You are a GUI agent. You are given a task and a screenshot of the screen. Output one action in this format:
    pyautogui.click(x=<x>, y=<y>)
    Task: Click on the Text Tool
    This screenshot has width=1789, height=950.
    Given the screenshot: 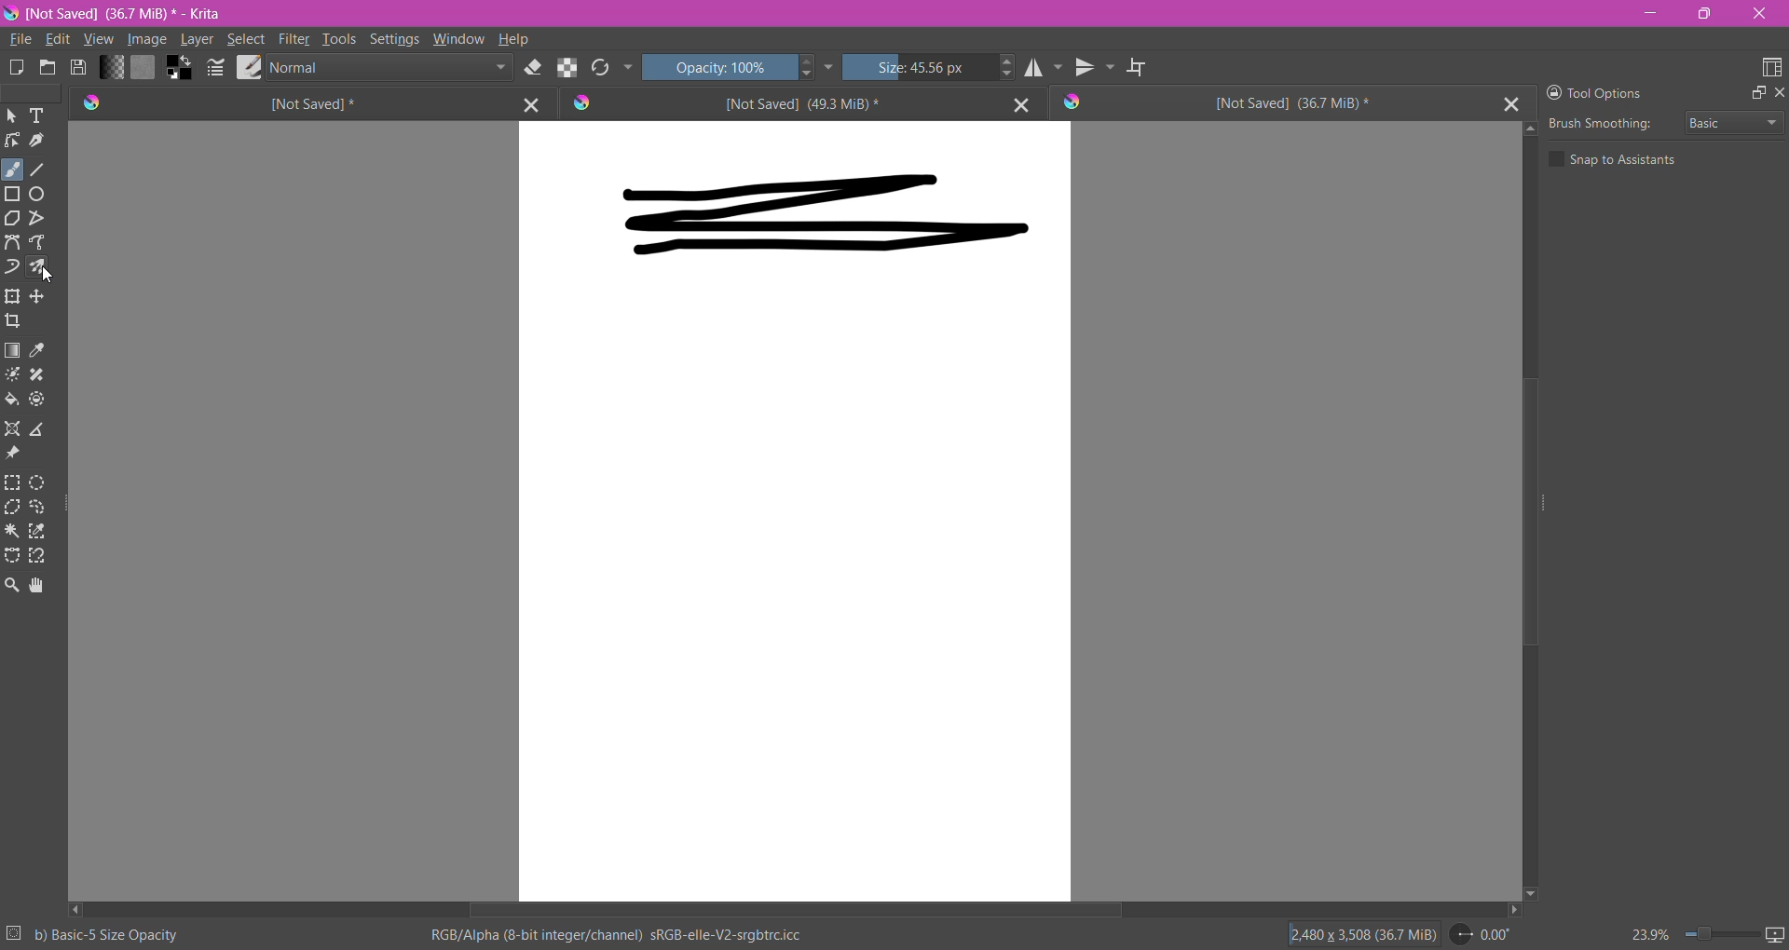 What is the action you would take?
    pyautogui.click(x=37, y=116)
    